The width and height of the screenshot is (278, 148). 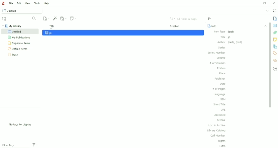 What do you see at coordinates (230, 42) in the screenshot?
I see `Author` at bounding box center [230, 42].